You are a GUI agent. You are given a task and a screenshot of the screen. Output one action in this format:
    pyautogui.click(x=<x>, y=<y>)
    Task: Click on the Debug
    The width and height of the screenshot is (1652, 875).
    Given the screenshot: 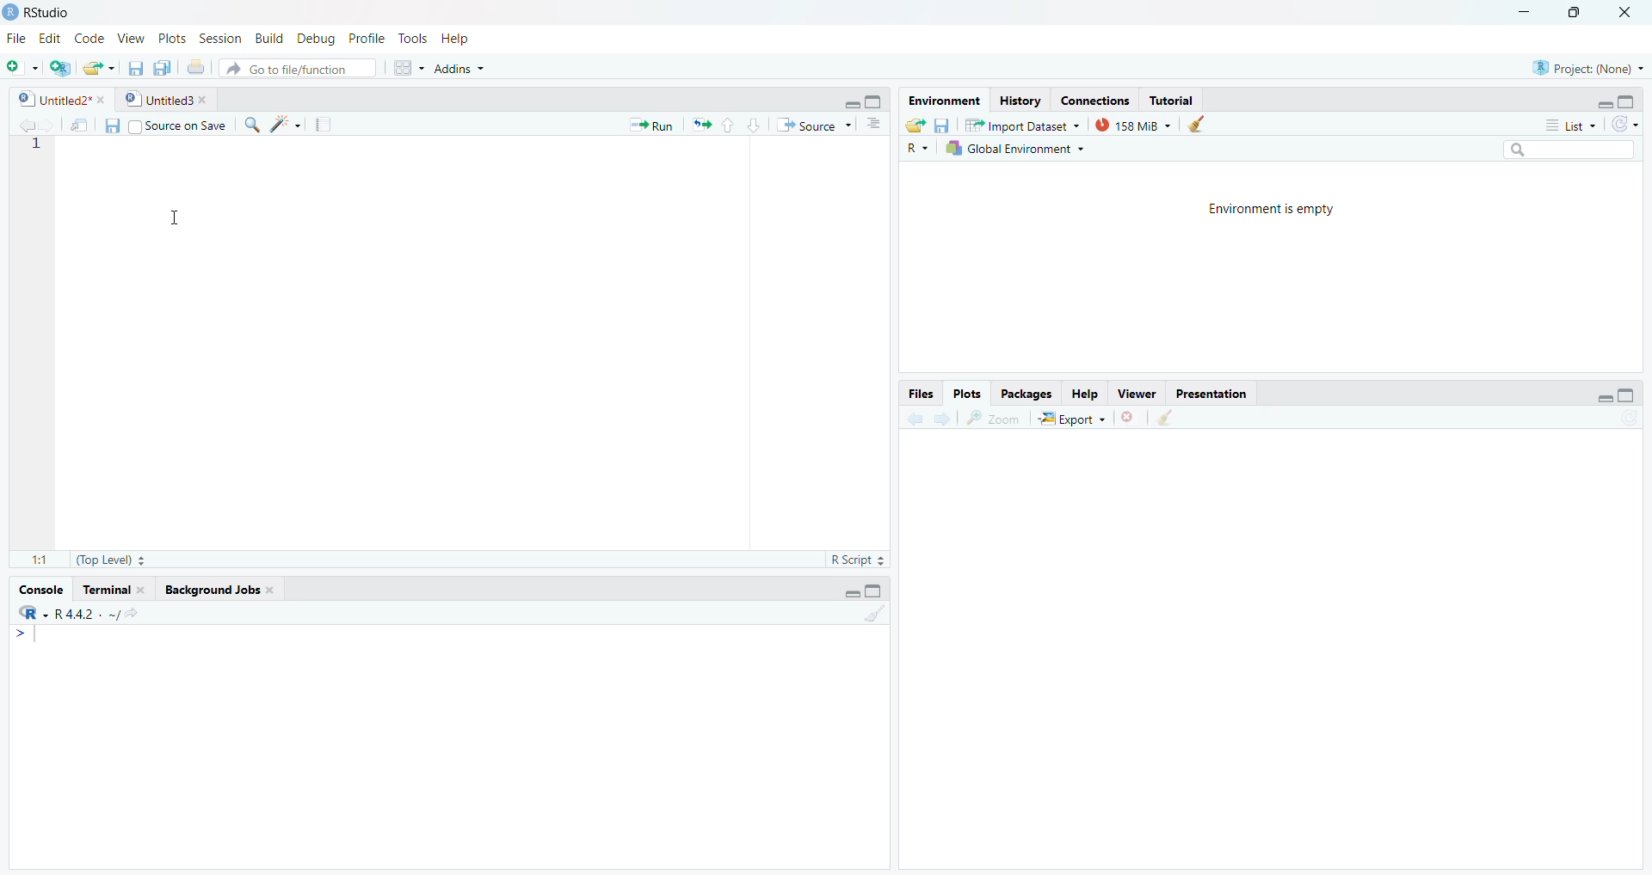 What is the action you would take?
    pyautogui.click(x=316, y=36)
    